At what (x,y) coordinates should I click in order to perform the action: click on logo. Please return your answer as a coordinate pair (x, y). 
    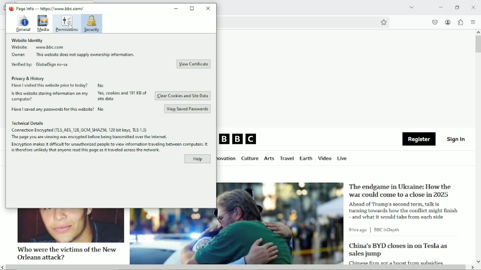
    Looking at the image, I should click on (11, 8).